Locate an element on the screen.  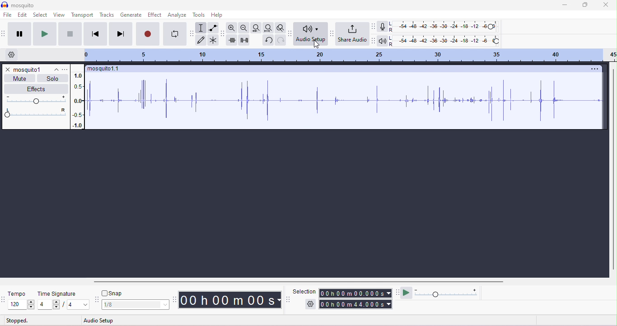
stopped is located at coordinates (17, 321).